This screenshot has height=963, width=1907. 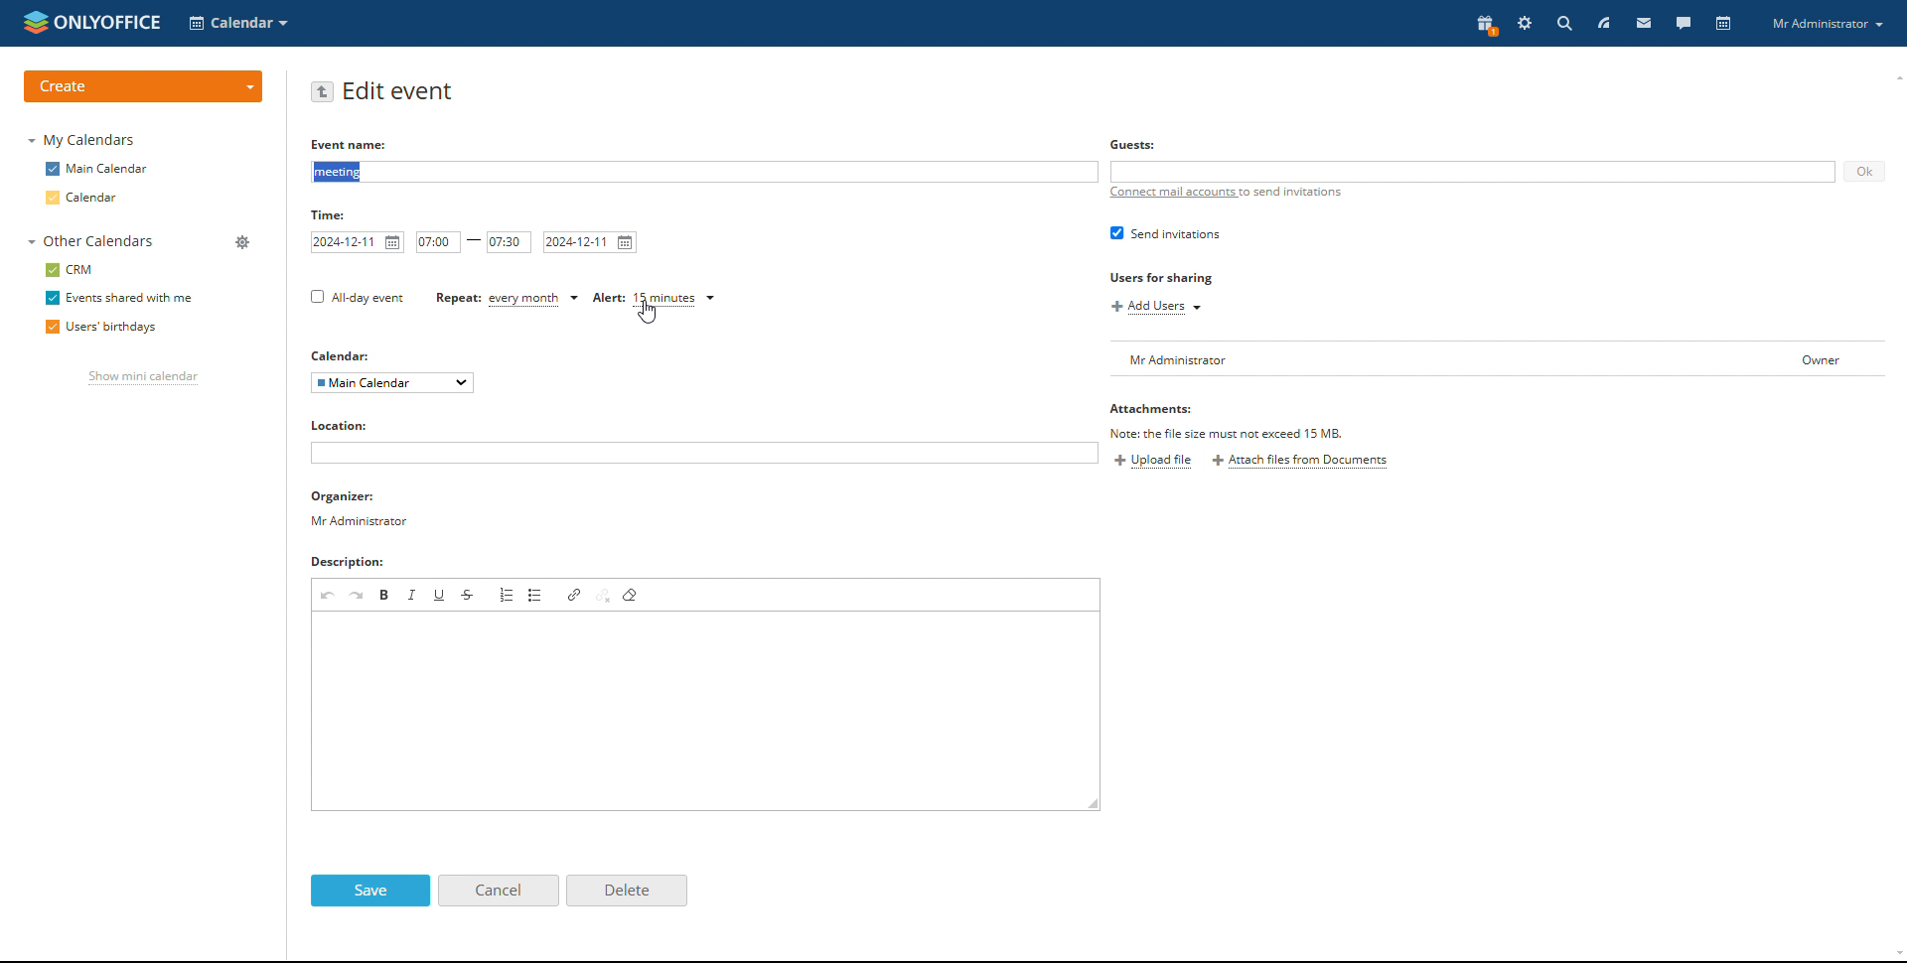 What do you see at coordinates (1802, 355) in the screenshot?
I see `Owner` at bounding box center [1802, 355].